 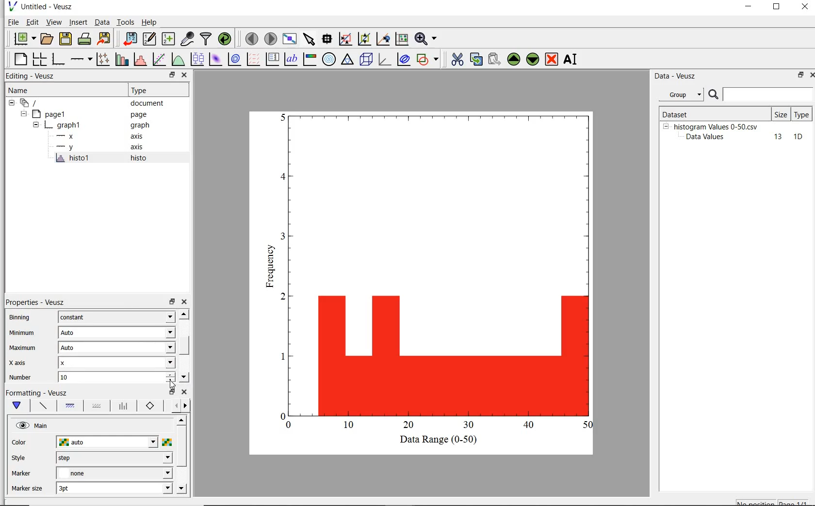 I want to click on type, so click(x=802, y=114).